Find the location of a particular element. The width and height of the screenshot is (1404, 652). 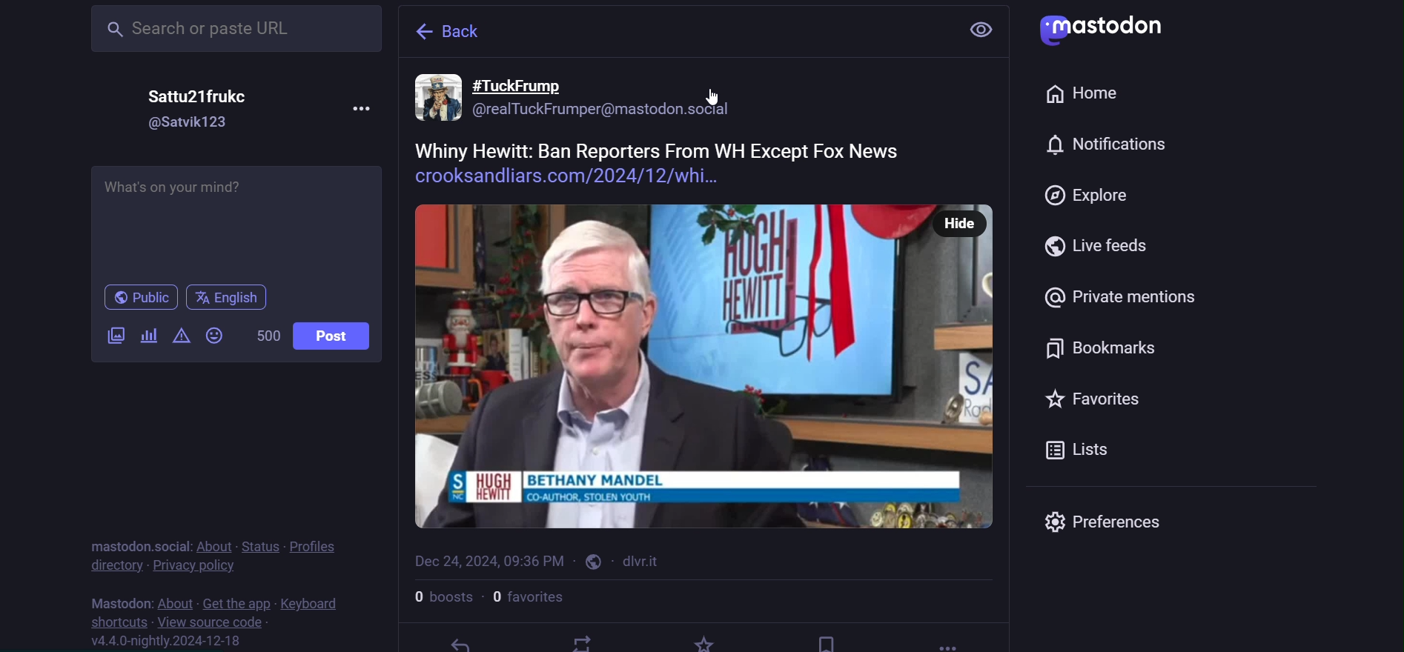

boosts is located at coordinates (439, 596).